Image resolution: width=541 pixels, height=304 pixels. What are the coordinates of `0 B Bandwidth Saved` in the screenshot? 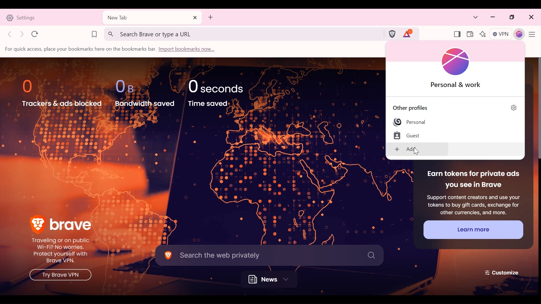 It's located at (144, 92).